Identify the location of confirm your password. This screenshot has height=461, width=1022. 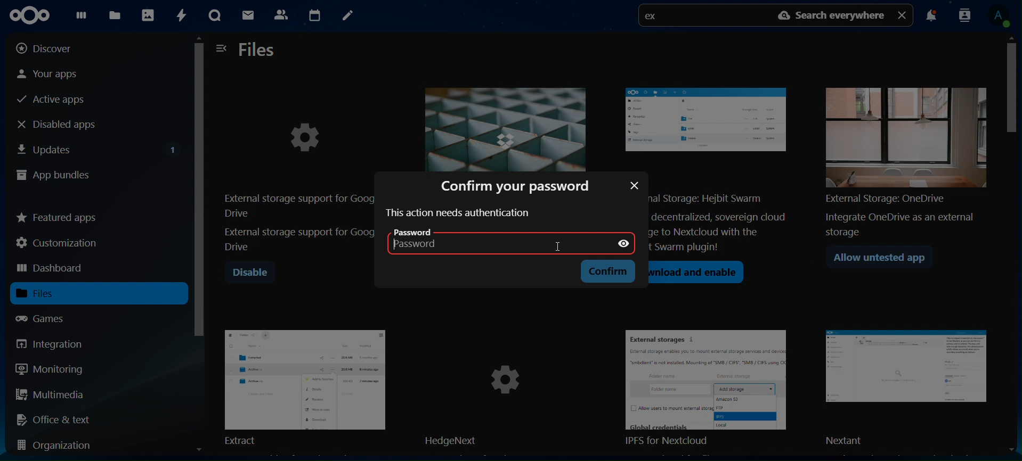
(520, 185).